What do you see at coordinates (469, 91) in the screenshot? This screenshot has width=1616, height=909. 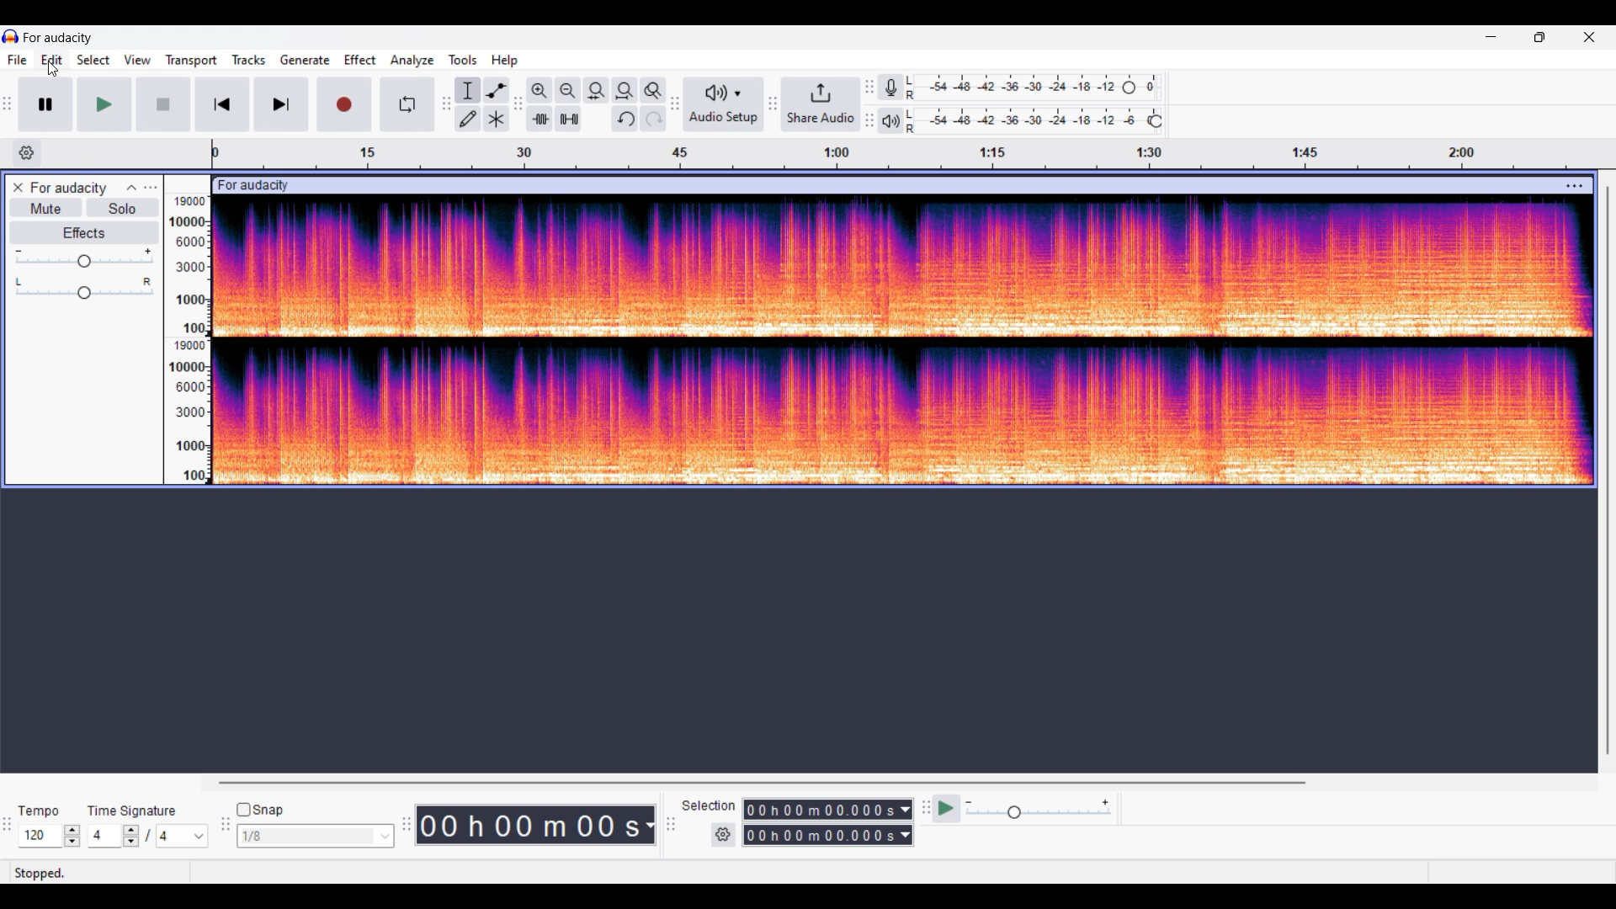 I see `Selection tool` at bounding box center [469, 91].